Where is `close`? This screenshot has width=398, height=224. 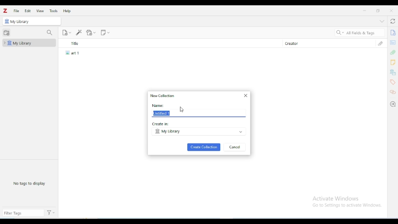
close is located at coordinates (391, 11).